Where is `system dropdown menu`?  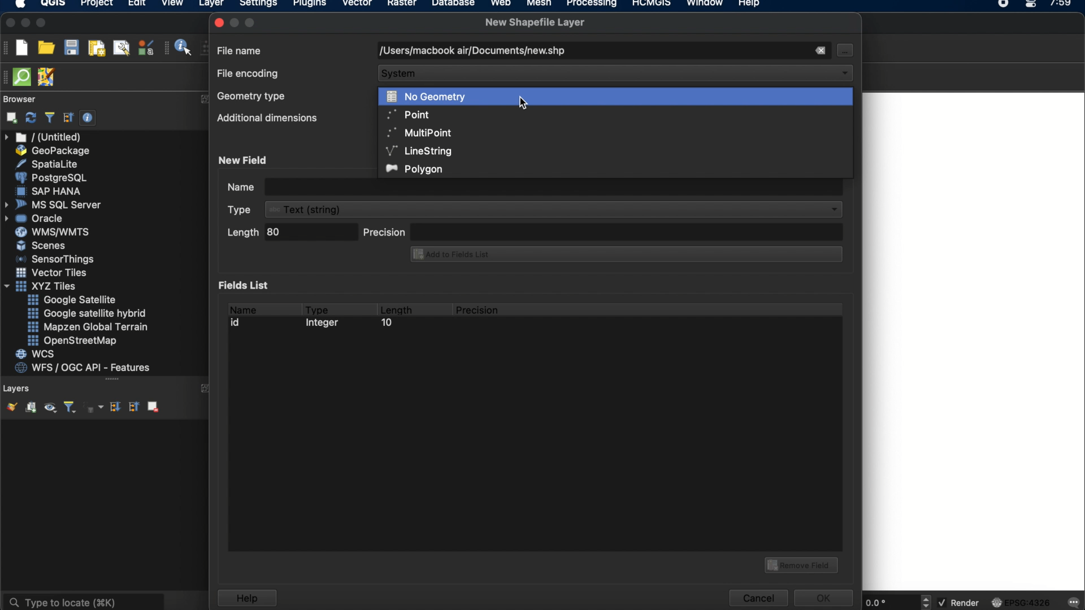
system dropdown menu is located at coordinates (616, 75).